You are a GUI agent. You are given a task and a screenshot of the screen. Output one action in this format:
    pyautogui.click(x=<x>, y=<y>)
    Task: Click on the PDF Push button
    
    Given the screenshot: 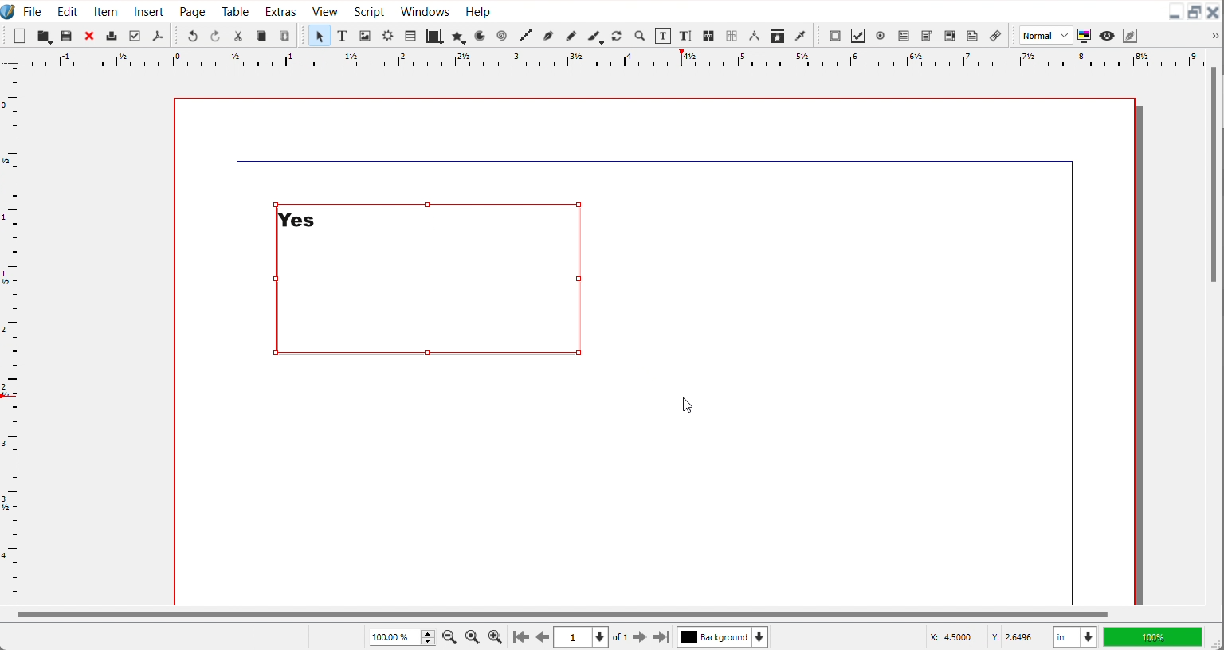 What is the action you would take?
    pyautogui.click(x=835, y=35)
    